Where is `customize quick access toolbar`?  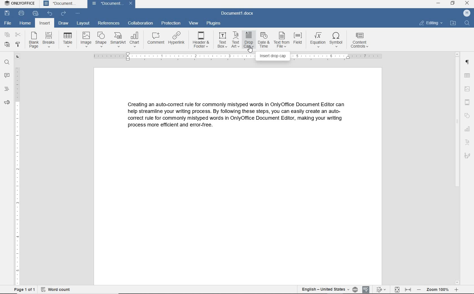
customize quick access toolbar is located at coordinates (77, 13).